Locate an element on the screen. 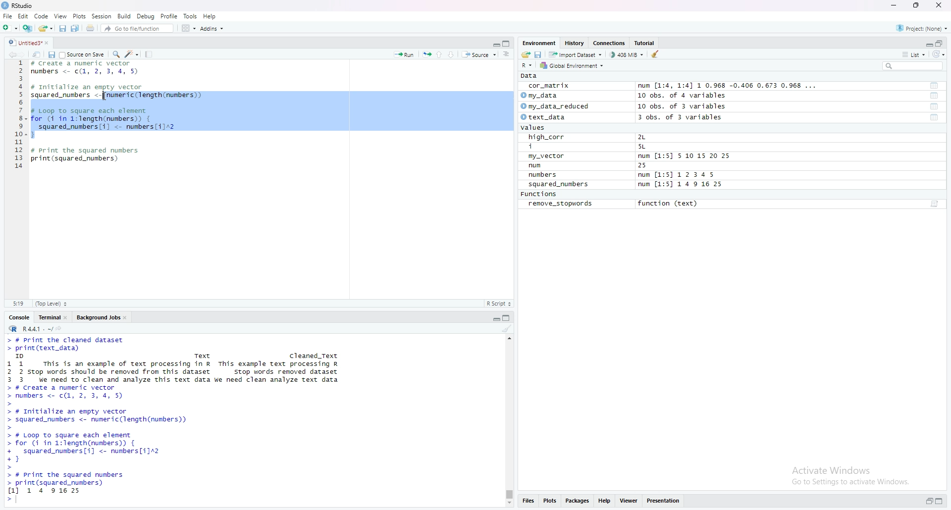 The width and height of the screenshot is (951, 510). maximize is located at coordinates (508, 317).